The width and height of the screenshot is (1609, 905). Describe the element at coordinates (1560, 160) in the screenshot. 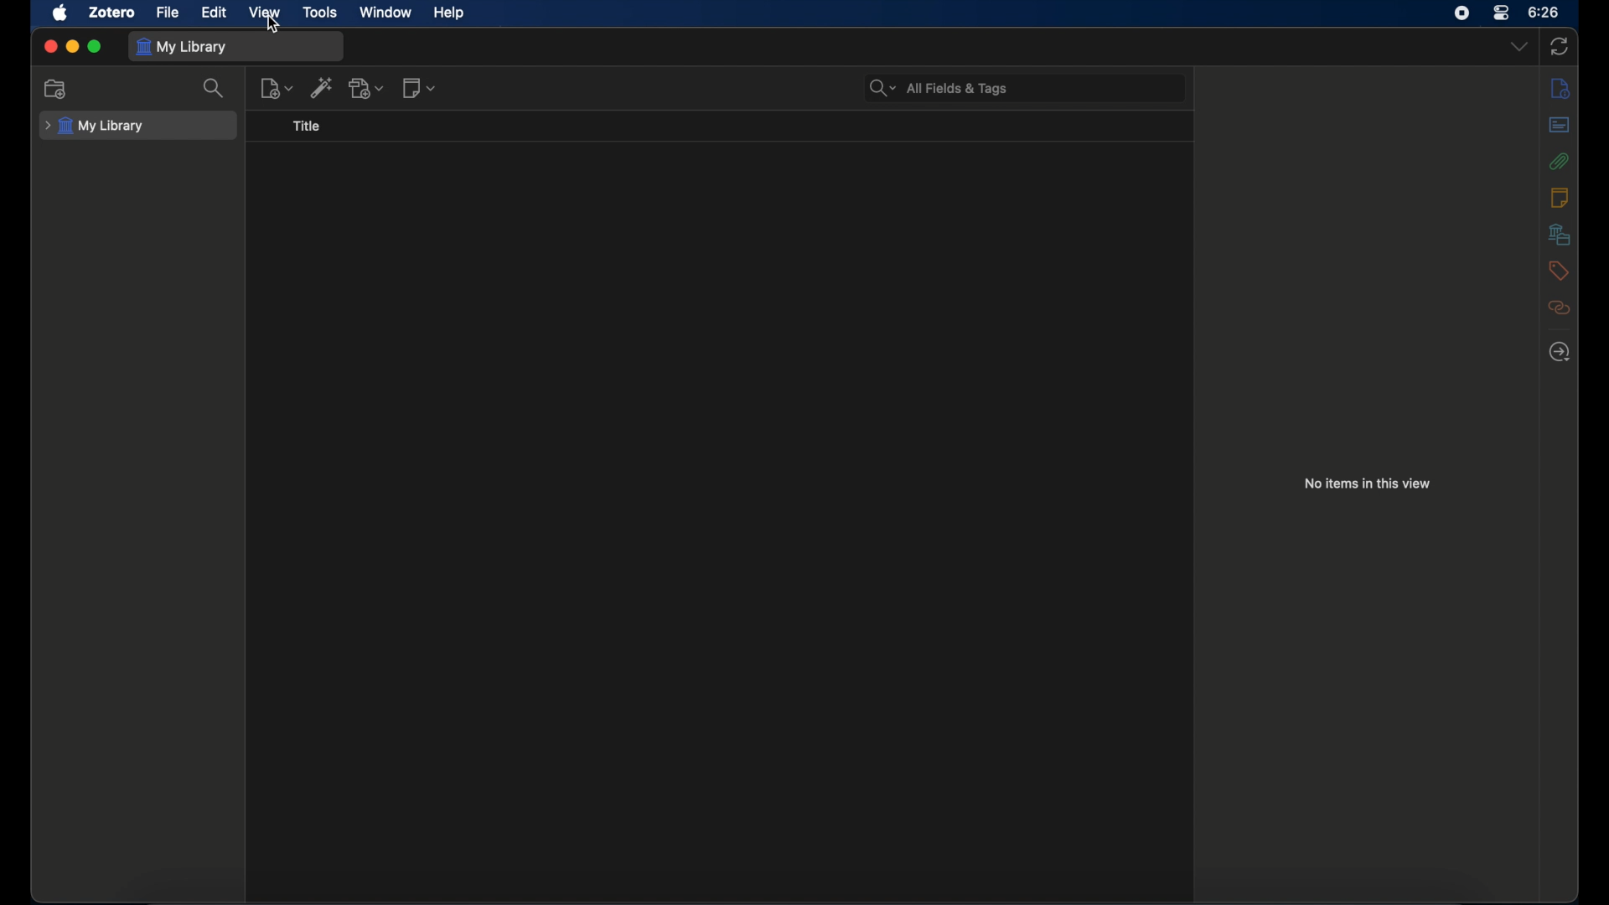

I see `attachments` at that location.